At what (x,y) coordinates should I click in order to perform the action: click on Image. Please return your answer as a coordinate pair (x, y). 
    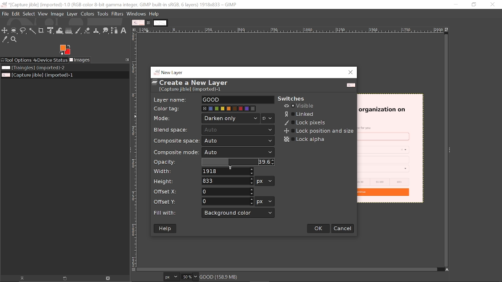
    Looking at the image, I should click on (58, 14).